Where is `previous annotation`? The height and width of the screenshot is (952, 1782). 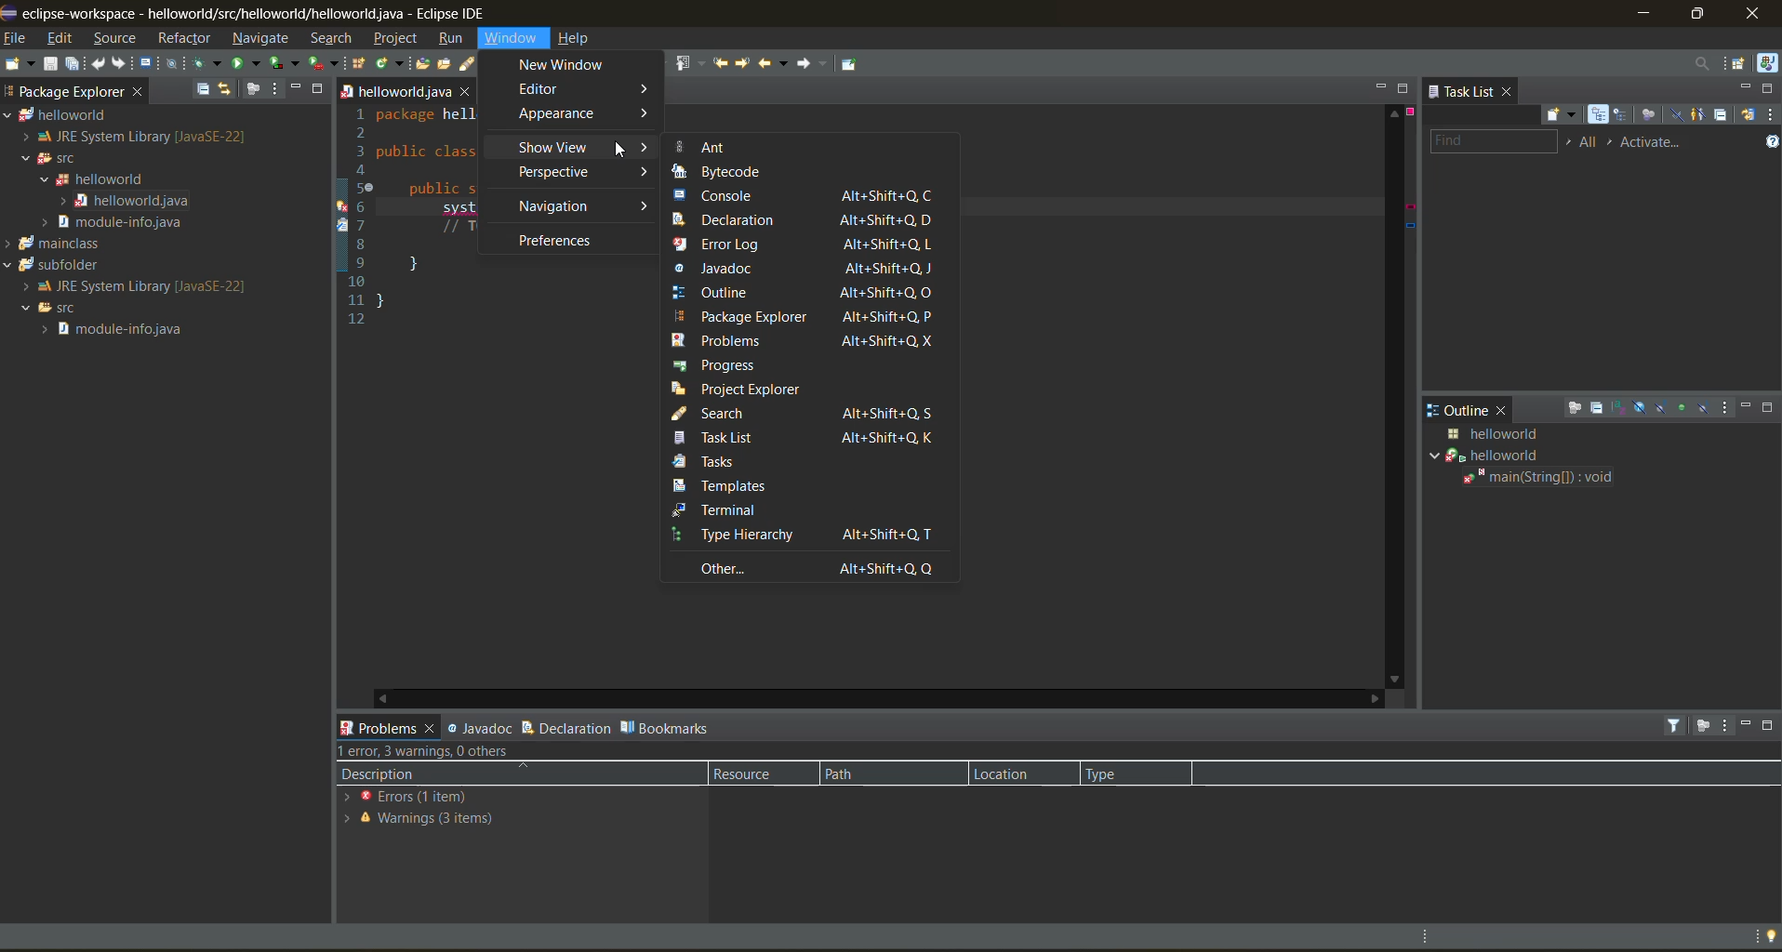 previous annotation is located at coordinates (692, 63).